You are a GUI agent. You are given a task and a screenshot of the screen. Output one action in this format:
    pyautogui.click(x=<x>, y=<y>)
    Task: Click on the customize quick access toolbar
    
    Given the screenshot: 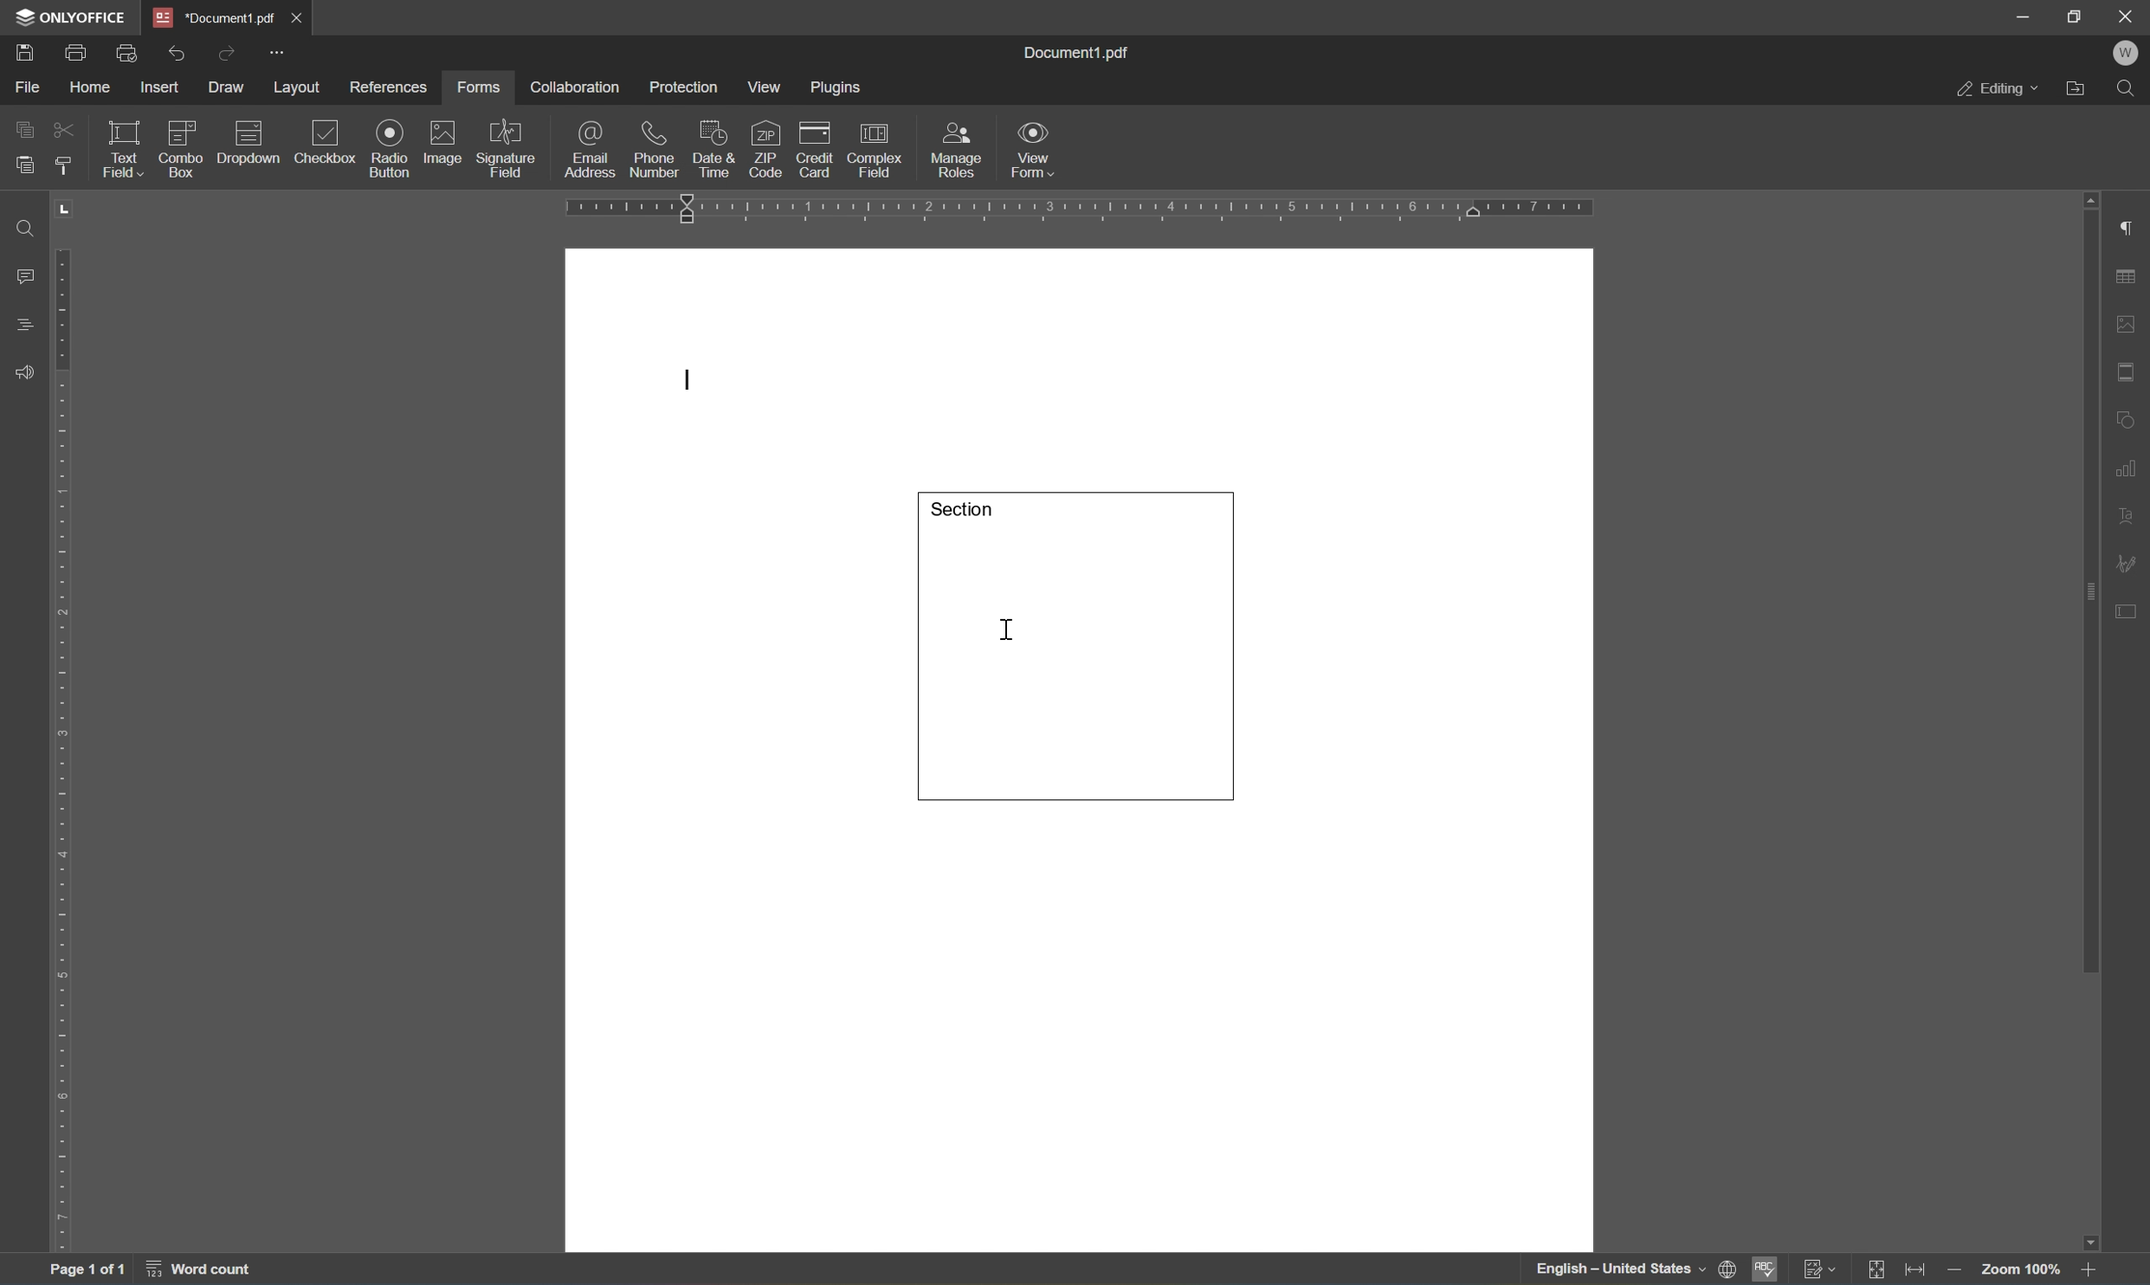 What is the action you would take?
    pyautogui.click(x=280, y=51)
    